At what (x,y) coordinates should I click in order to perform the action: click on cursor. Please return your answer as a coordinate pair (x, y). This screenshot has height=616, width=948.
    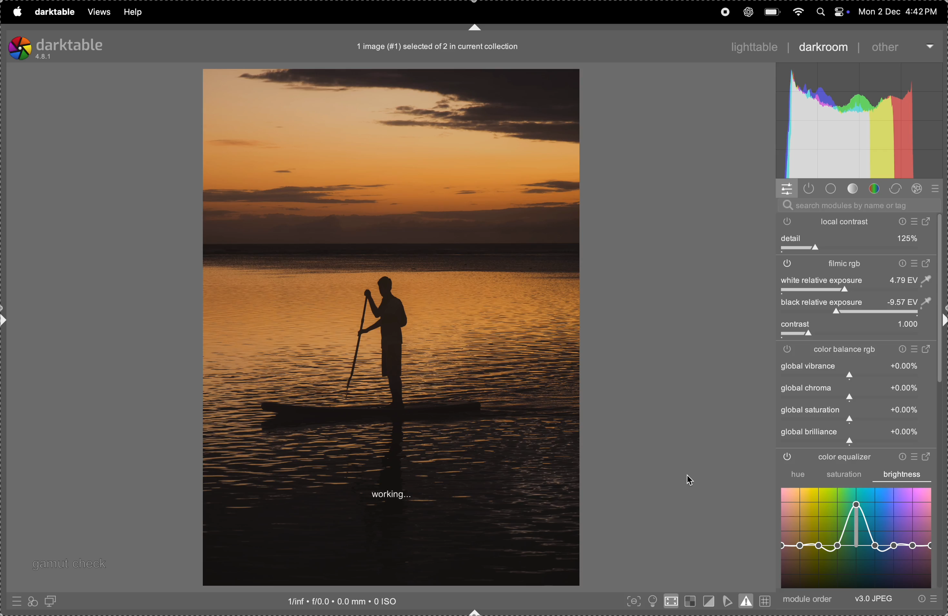
    Looking at the image, I should click on (691, 480).